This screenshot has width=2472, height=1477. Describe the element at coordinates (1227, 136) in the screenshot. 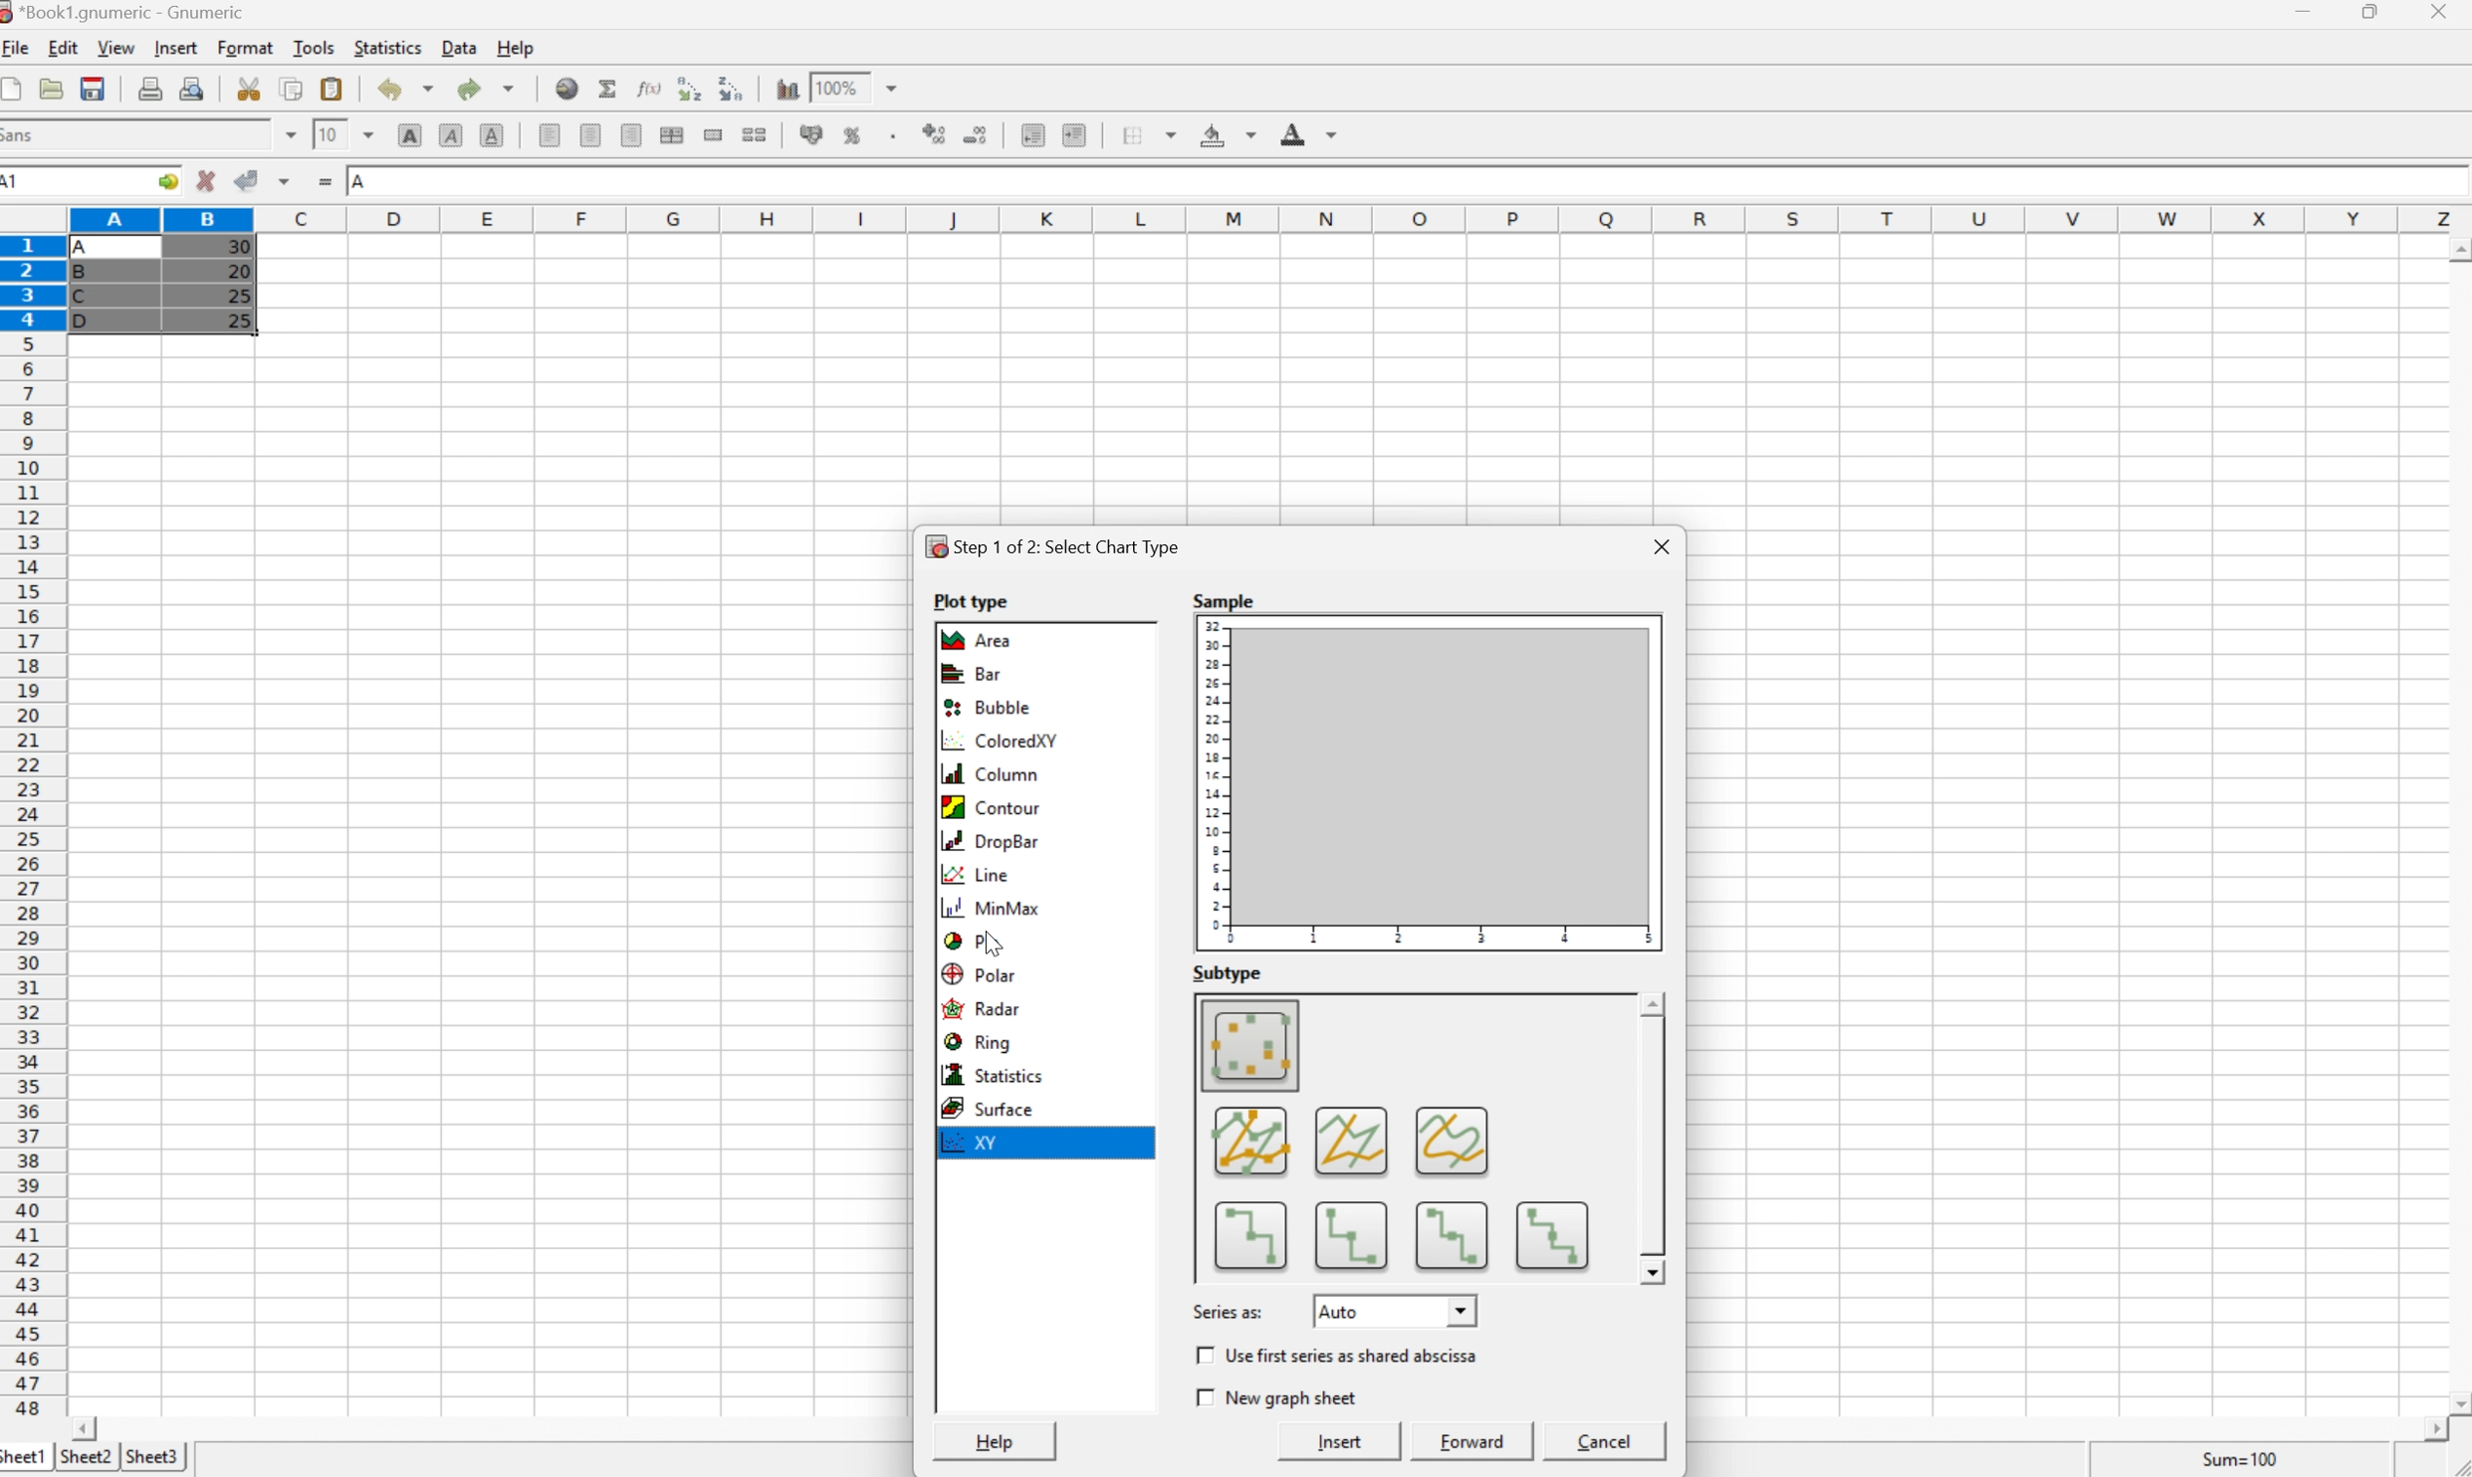

I see `Background` at that location.